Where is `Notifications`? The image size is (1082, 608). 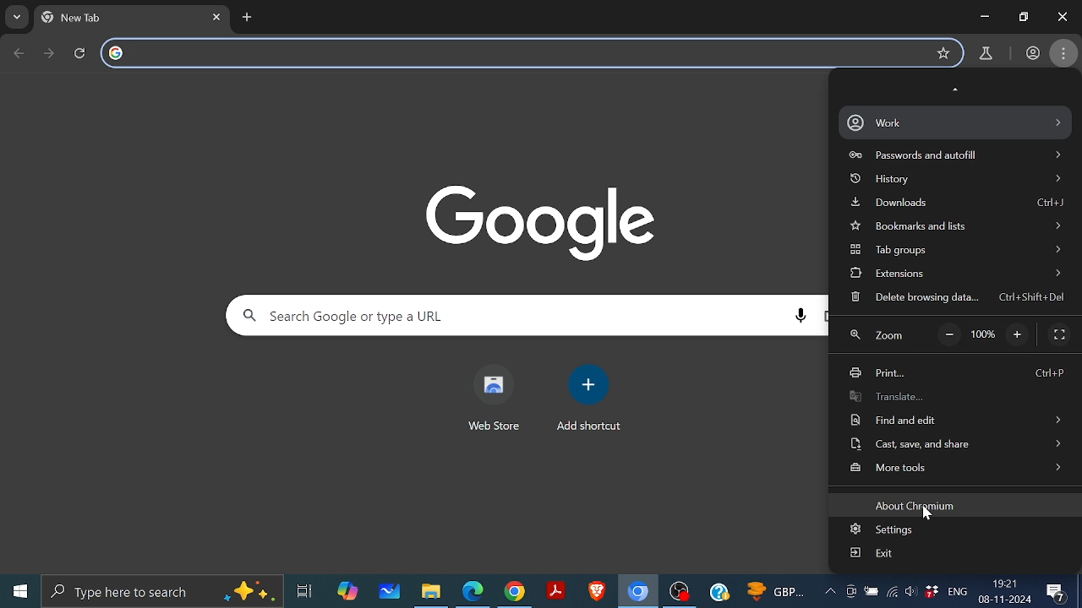
Notifications is located at coordinates (1060, 591).